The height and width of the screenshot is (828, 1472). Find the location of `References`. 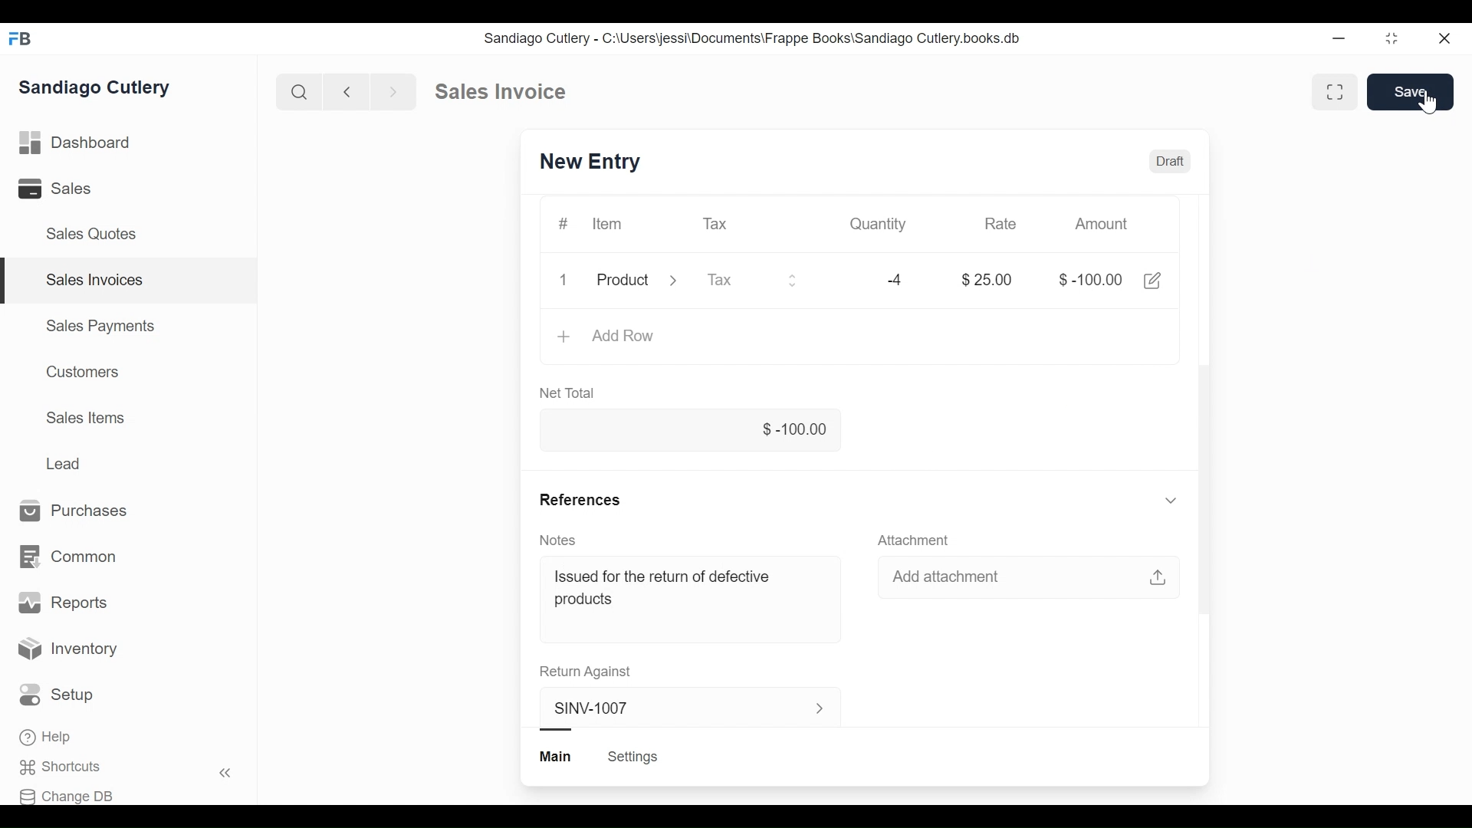

References is located at coordinates (861, 499).